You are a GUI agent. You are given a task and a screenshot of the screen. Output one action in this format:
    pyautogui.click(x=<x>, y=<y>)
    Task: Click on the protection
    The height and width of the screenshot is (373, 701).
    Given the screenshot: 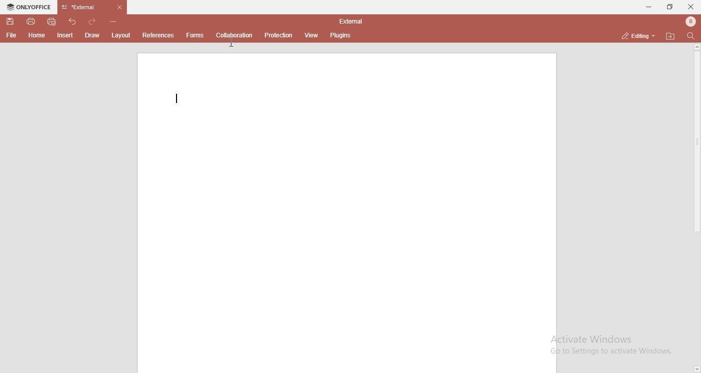 What is the action you would take?
    pyautogui.click(x=279, y=35)
    